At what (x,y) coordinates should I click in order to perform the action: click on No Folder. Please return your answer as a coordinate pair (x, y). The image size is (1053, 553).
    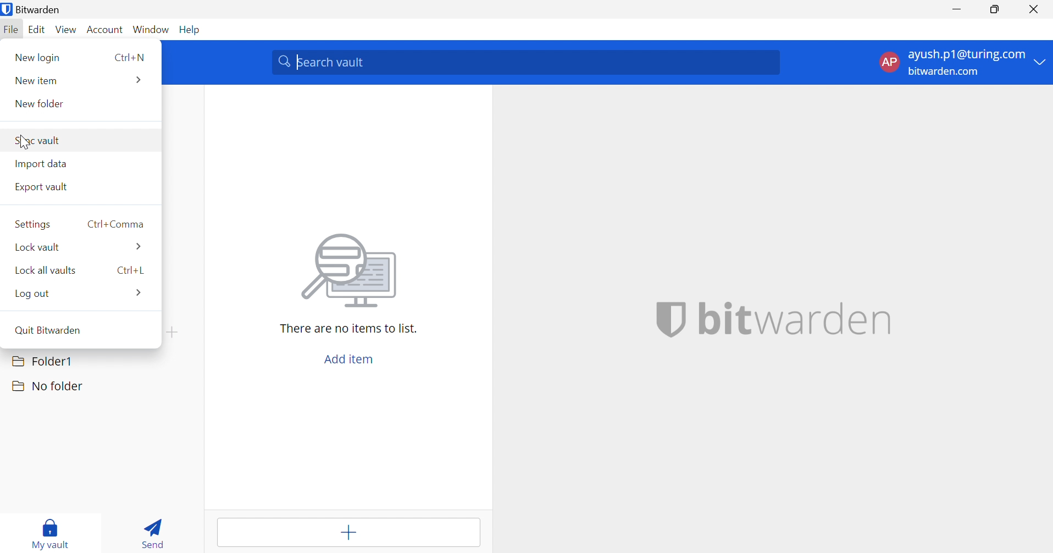
    Looking at the image, I should click on (48, 388).